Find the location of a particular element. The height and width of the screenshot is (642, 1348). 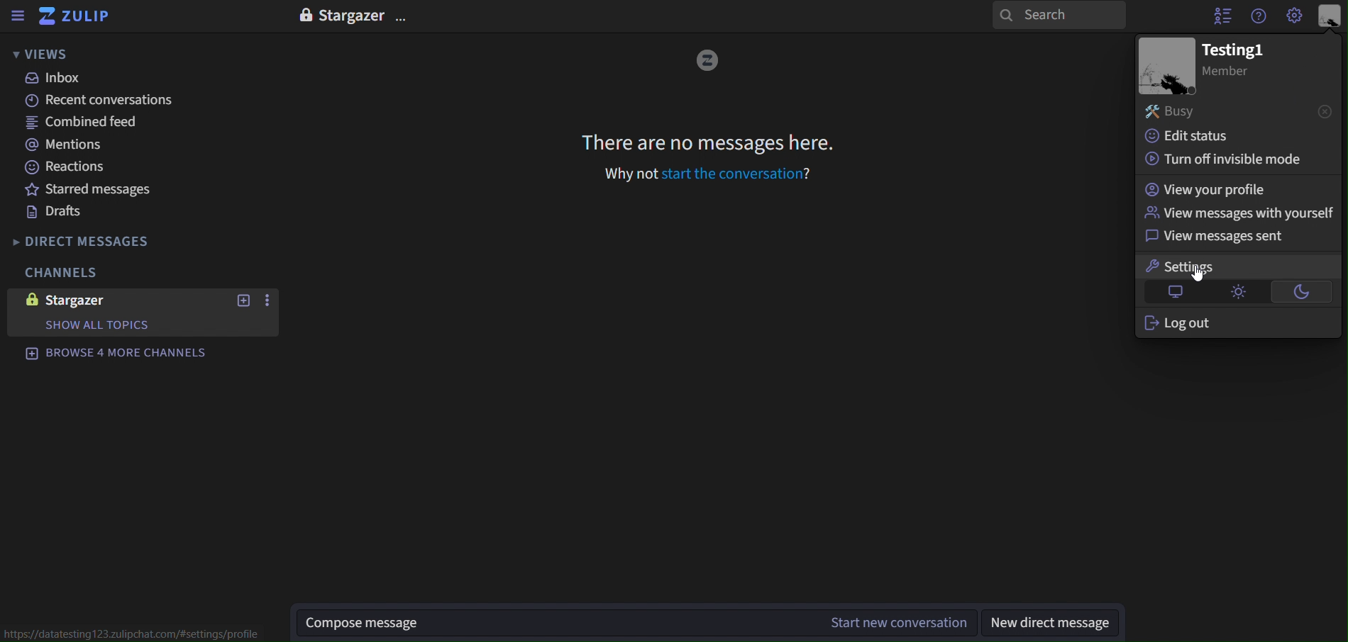

There are no messages here. is located at coordinates (711, 142).